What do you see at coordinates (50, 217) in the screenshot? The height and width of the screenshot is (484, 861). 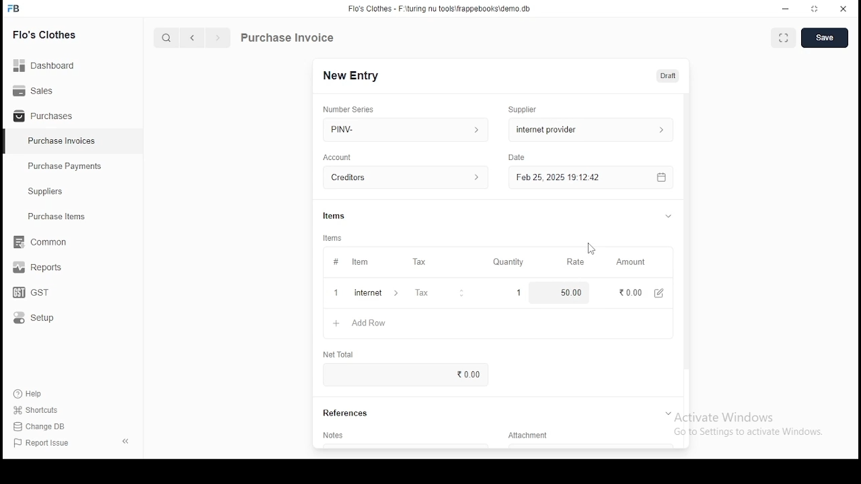 I see `Purchase ltems` at bounding box center [50, 217].